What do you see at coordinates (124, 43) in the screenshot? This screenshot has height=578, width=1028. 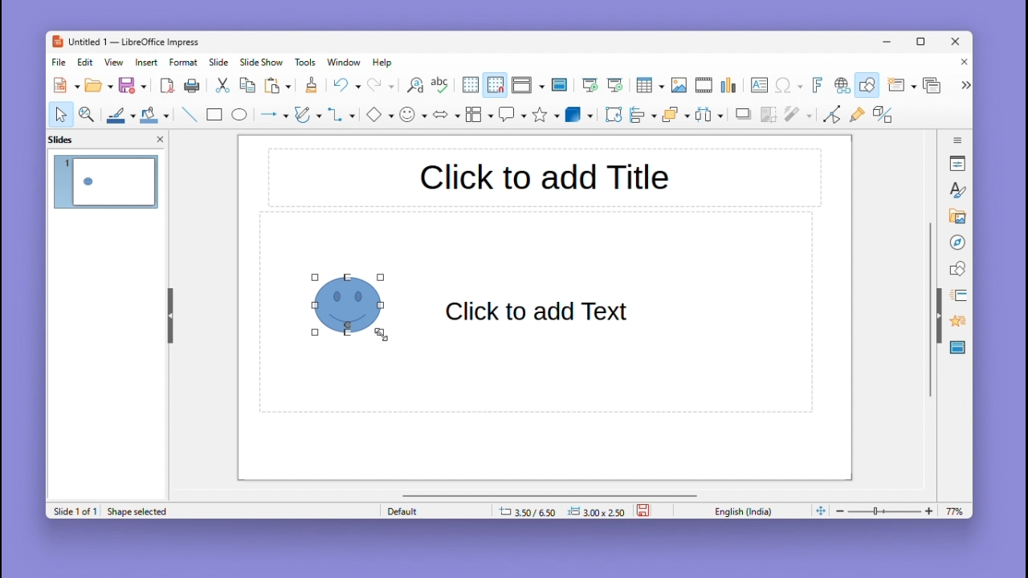 I see `File name` at bounding box center [124, 43].